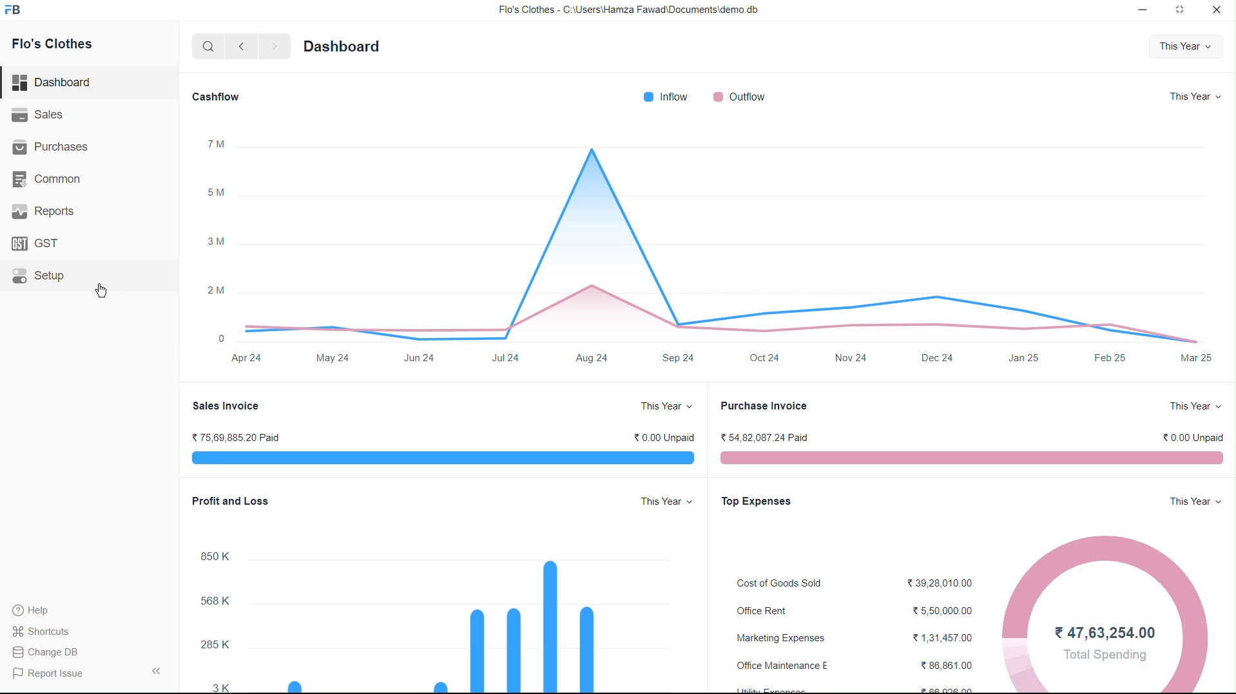 This screenshot has height=694, width=1236. I want to click on Cost of Goods Sold, so click(777, 581).